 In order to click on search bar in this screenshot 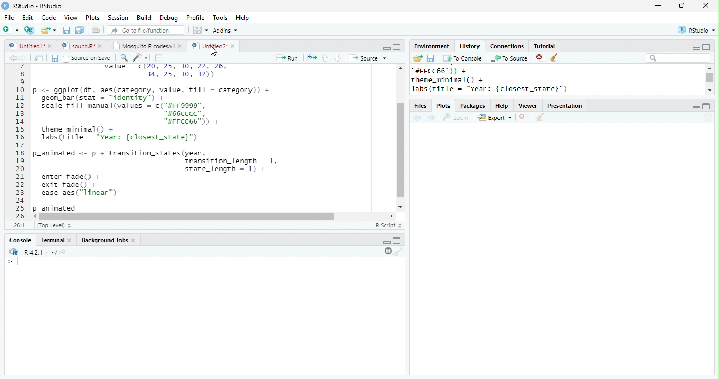, I will do `click(678, 58)`.